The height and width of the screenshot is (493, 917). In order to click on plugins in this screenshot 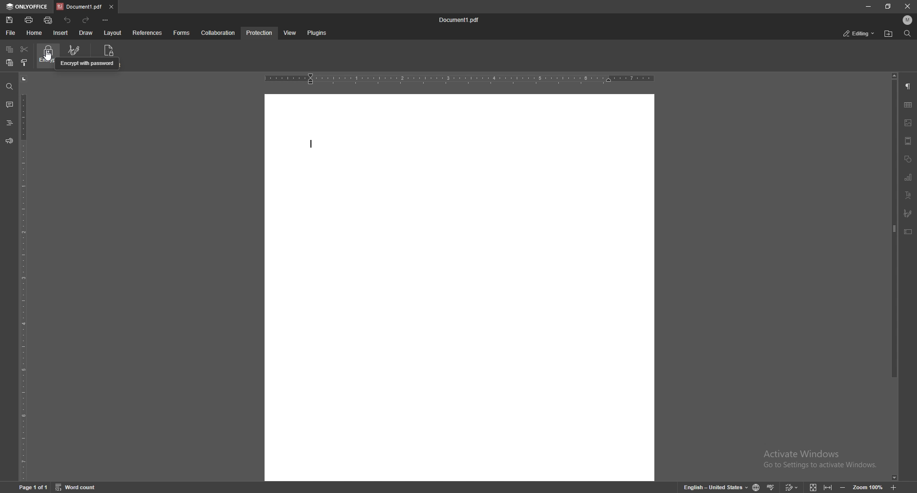, I will do `click(318, 33)`.